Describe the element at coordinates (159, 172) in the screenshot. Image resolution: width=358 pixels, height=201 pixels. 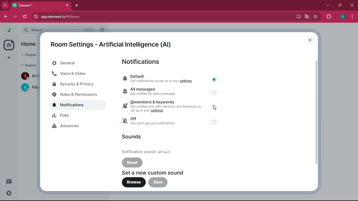
I see `set a new custom sound` at that location.